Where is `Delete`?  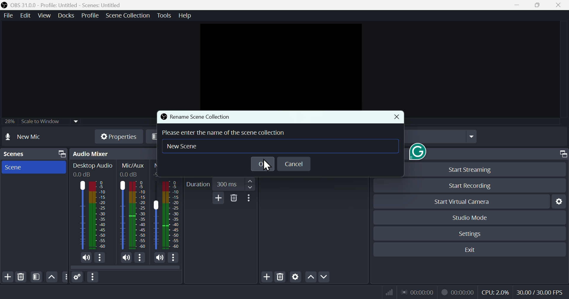 Delete is located at coordinates (23, 277).